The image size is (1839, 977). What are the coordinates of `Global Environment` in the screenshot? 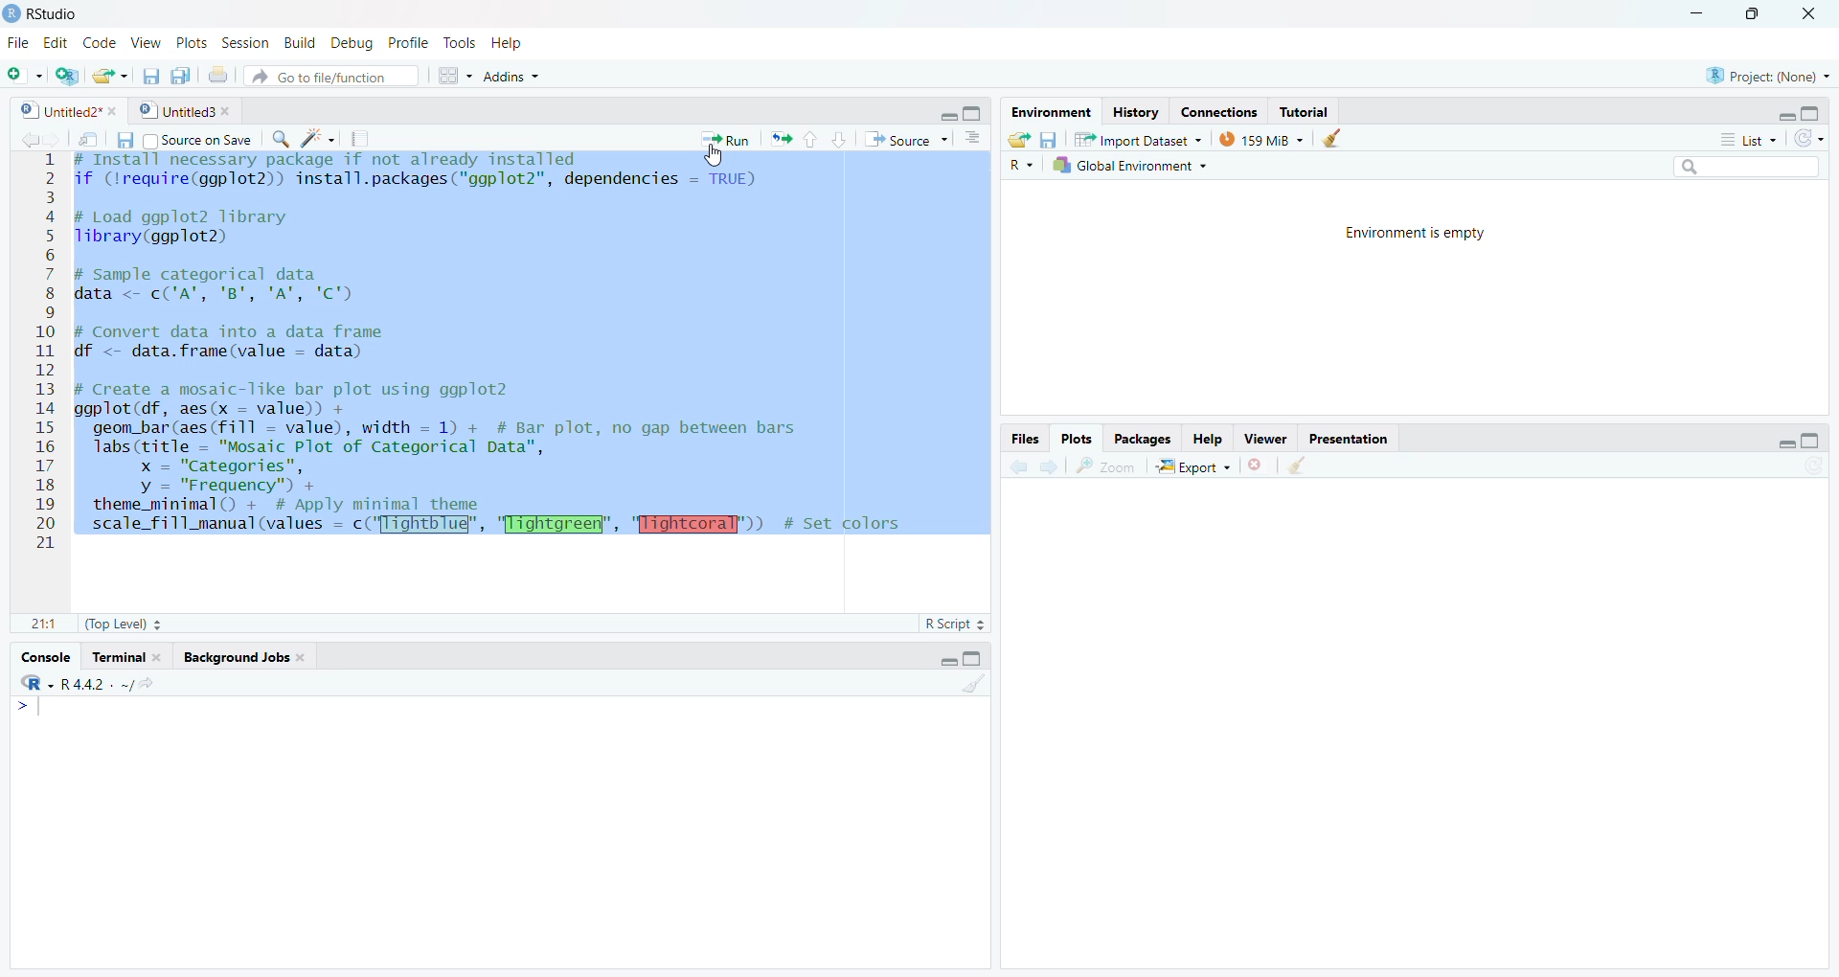 It's located at (1129, 165).